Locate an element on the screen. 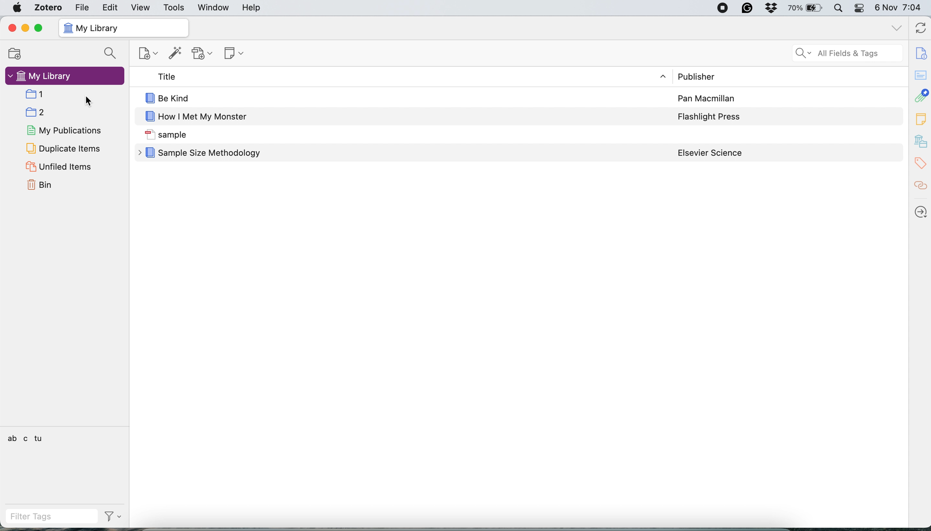  help is located at coordinates (256, 8).